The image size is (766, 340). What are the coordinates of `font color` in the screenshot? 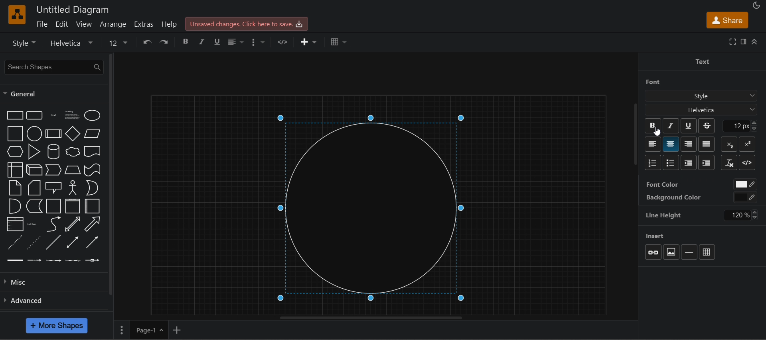 It's located at (675, 186).